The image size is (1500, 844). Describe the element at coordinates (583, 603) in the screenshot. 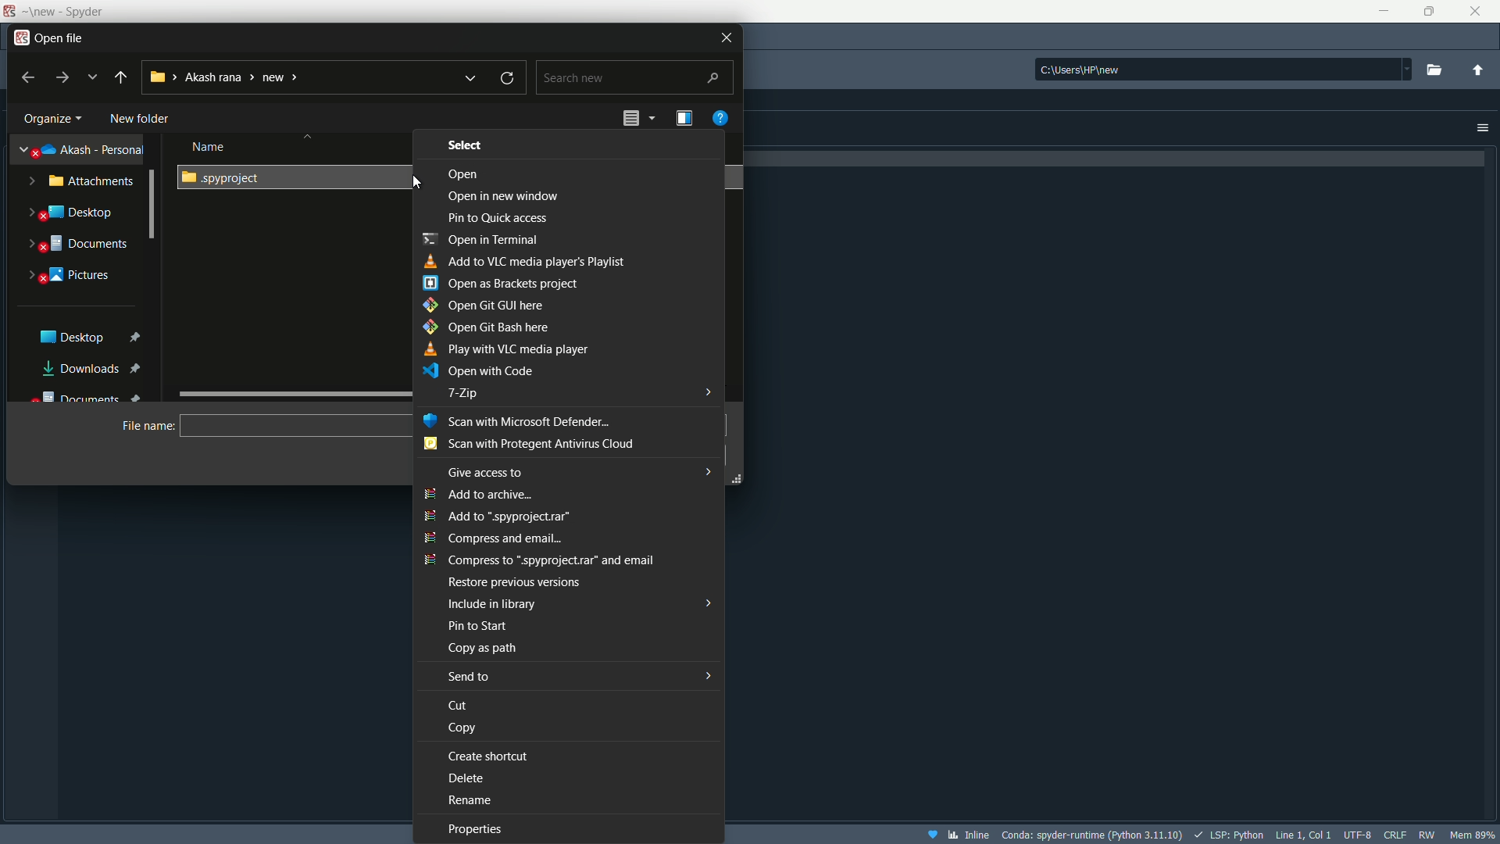

I see `Include in library` at that location.